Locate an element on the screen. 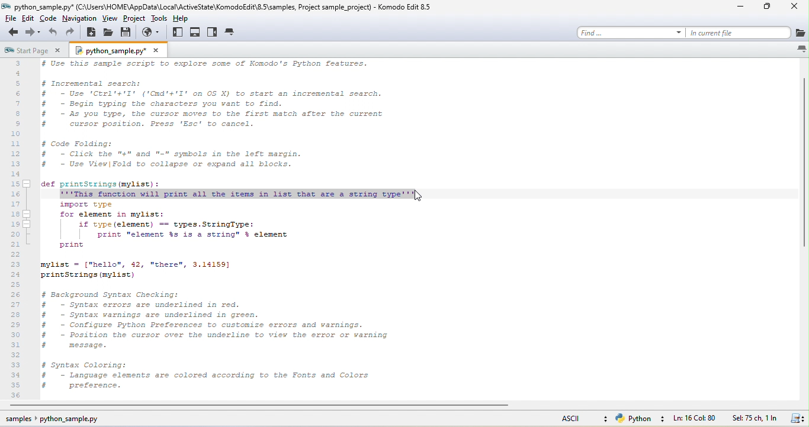 The width and height of the screenshot is (809, 427). code is located at coordinates (49, 20).